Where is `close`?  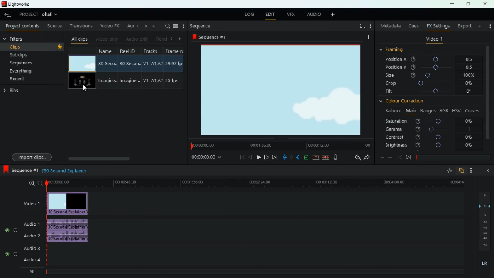
close is located at coordinates (486, 4).